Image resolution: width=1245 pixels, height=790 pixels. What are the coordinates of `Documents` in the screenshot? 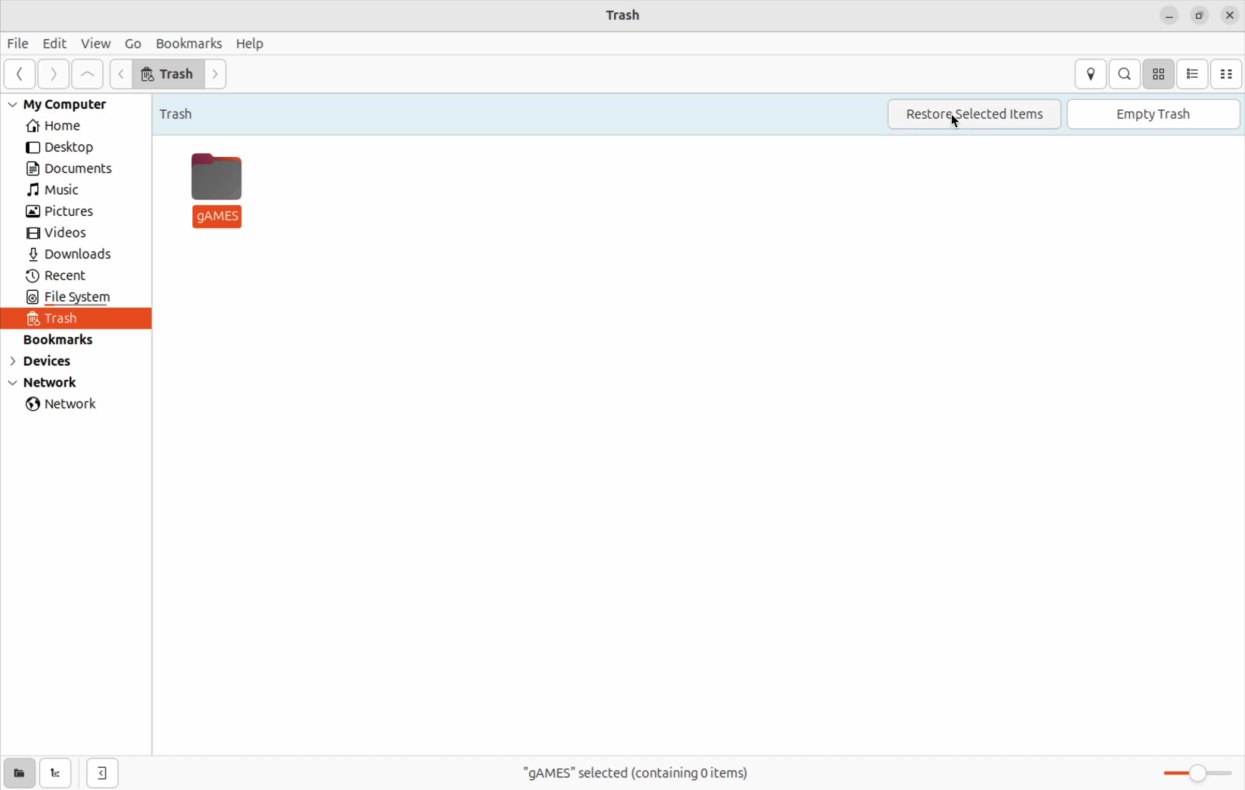 It's located at (74, 168).